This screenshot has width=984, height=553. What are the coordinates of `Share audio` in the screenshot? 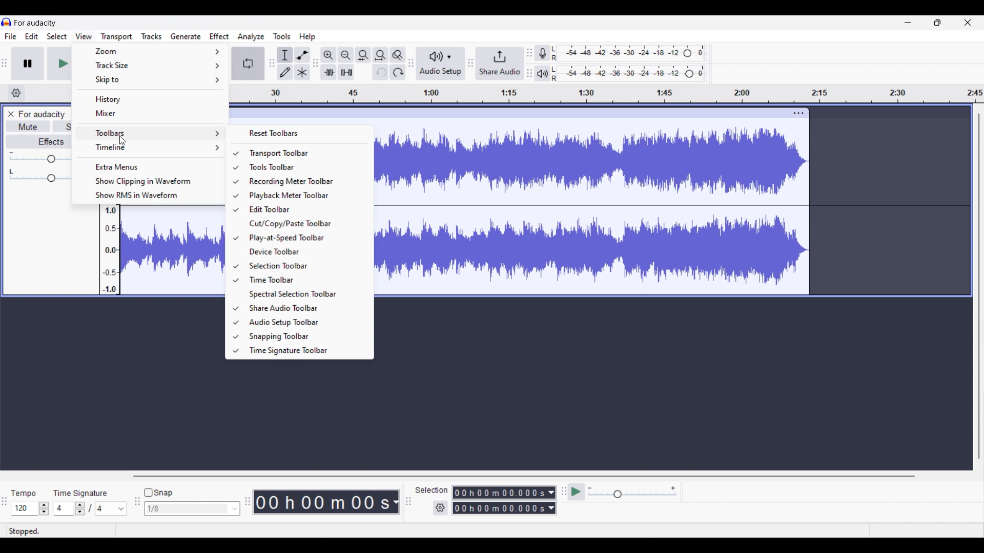 It's located at (500, 63).